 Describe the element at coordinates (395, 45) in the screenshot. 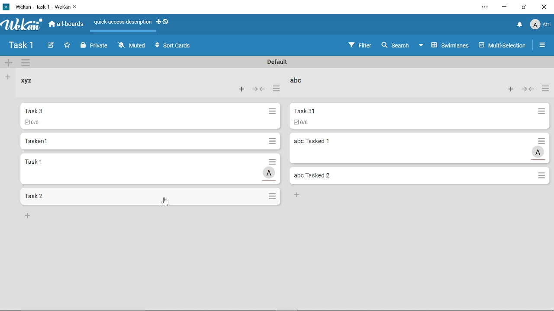

I see `Search` at that location.